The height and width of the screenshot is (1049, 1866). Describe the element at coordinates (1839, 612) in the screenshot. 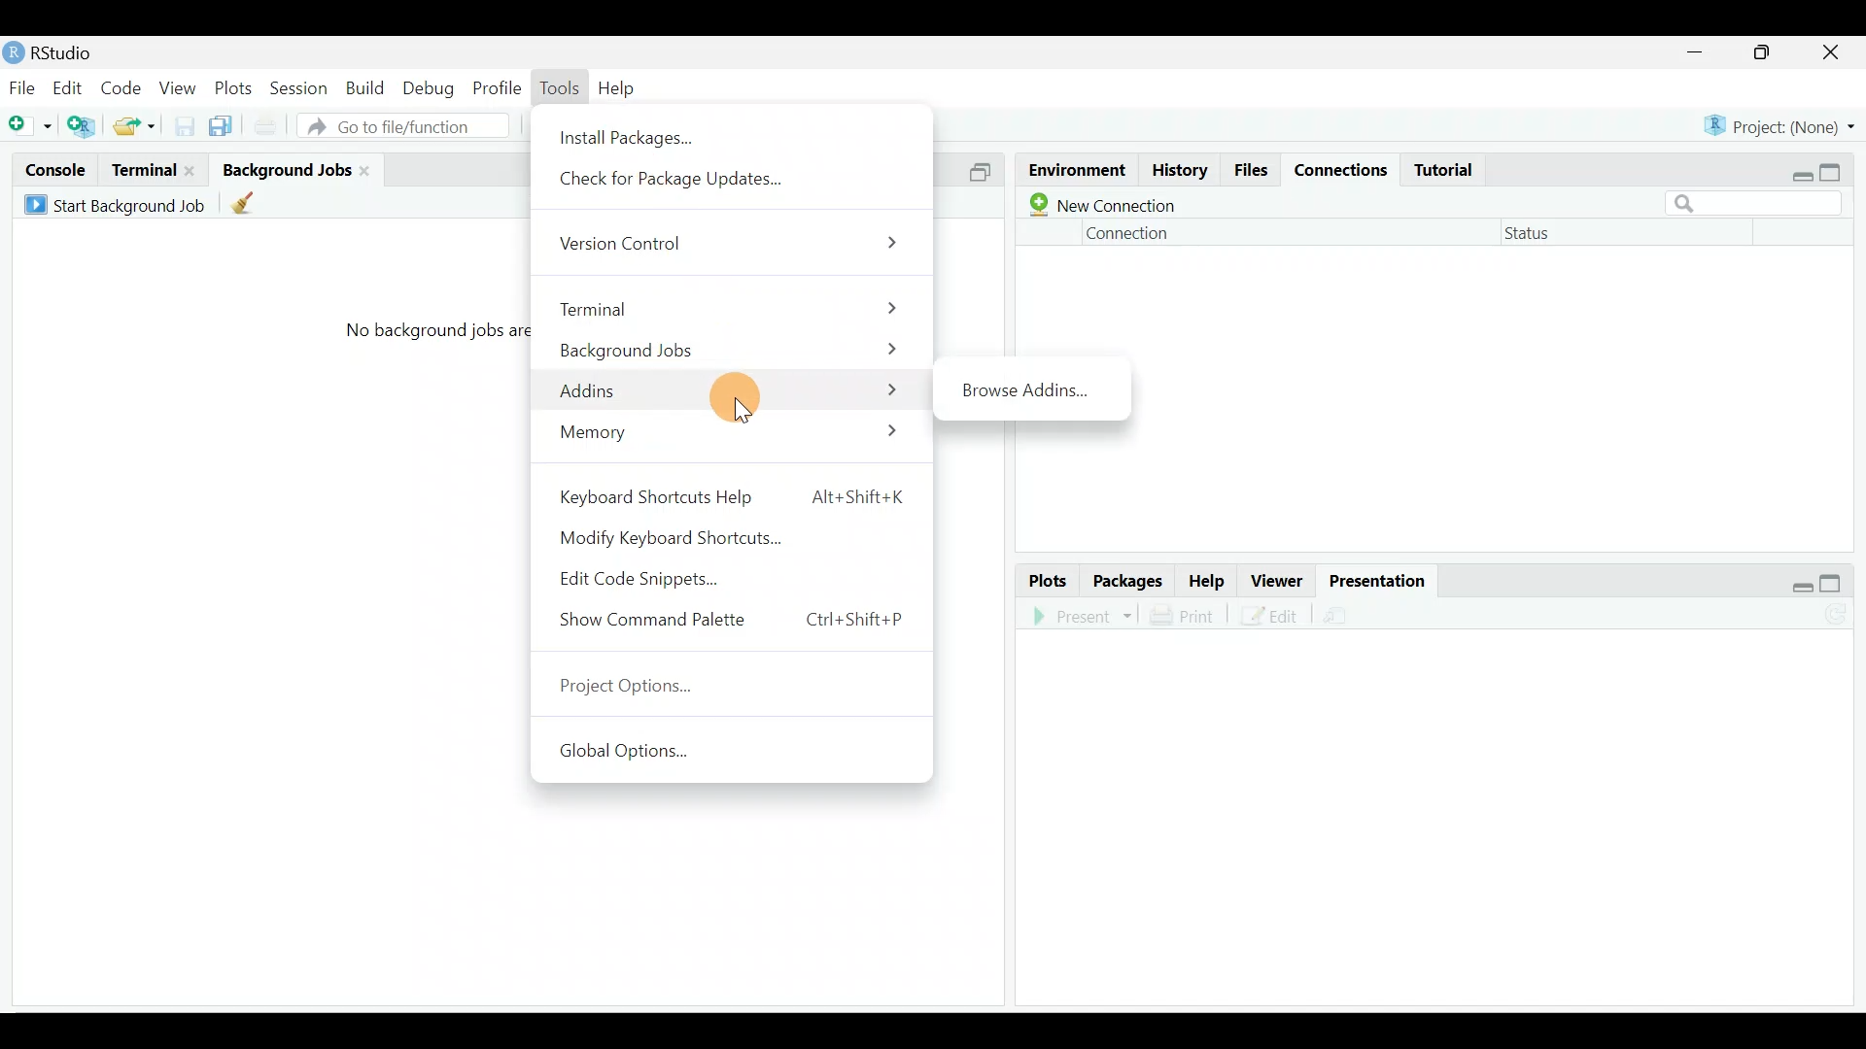

I see `Refresh the presentation view` at that location.